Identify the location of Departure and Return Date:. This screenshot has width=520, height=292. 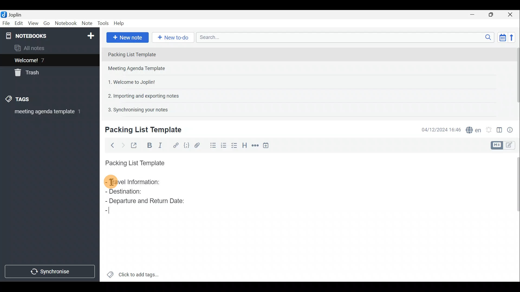
(145, 201).